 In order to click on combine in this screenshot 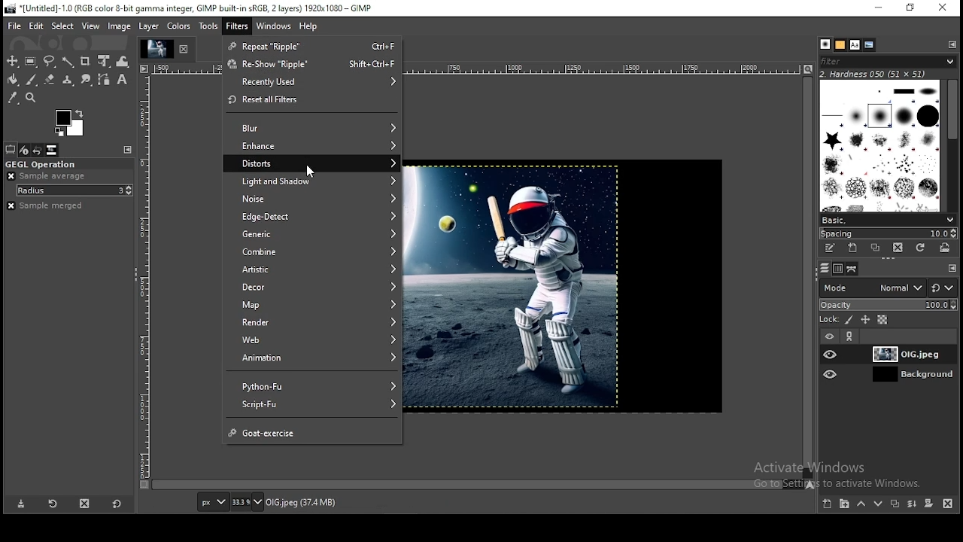, I will do `click(319, 251)`.